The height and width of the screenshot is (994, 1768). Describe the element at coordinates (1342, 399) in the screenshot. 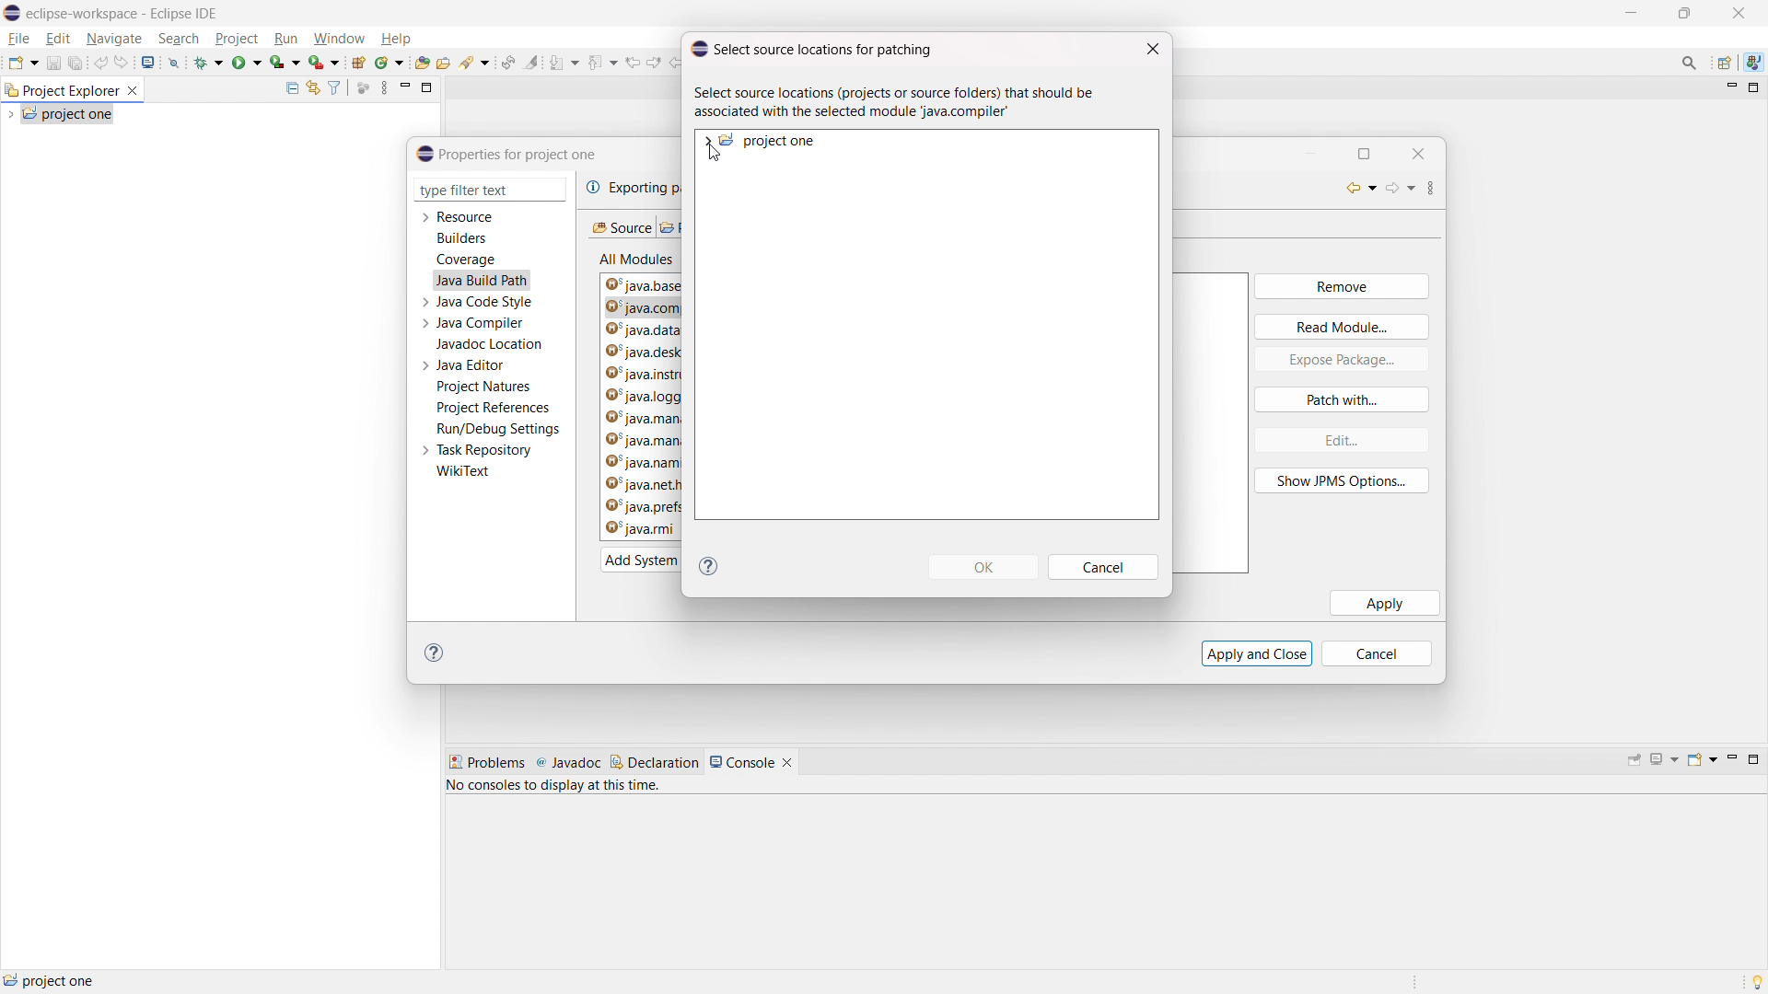

I see `patch with` at that location.